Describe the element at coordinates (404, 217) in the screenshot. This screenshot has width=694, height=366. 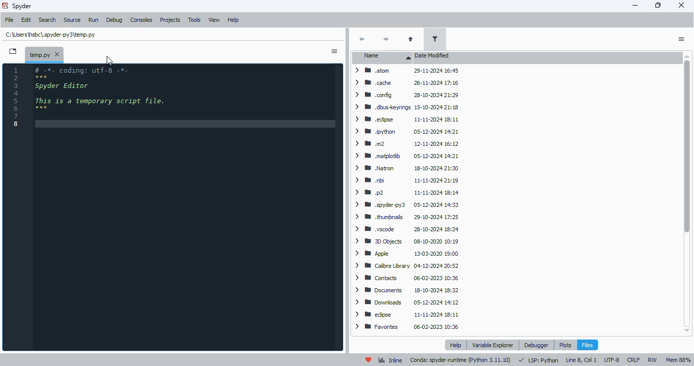
I see `> thumbnails 29-10-2024 17:25` at that location.